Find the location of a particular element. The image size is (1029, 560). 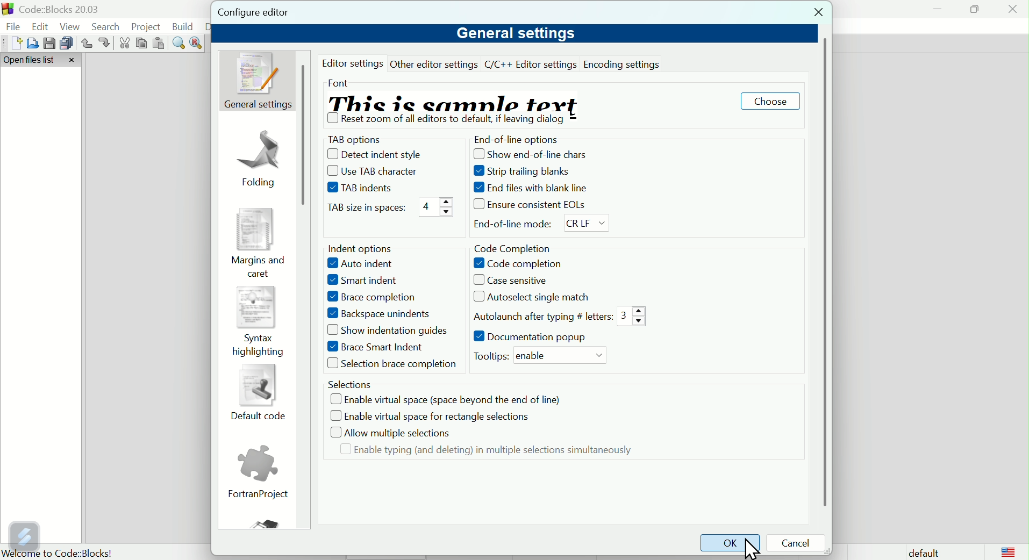

Encoding settings is located at coordinates (624, 63).